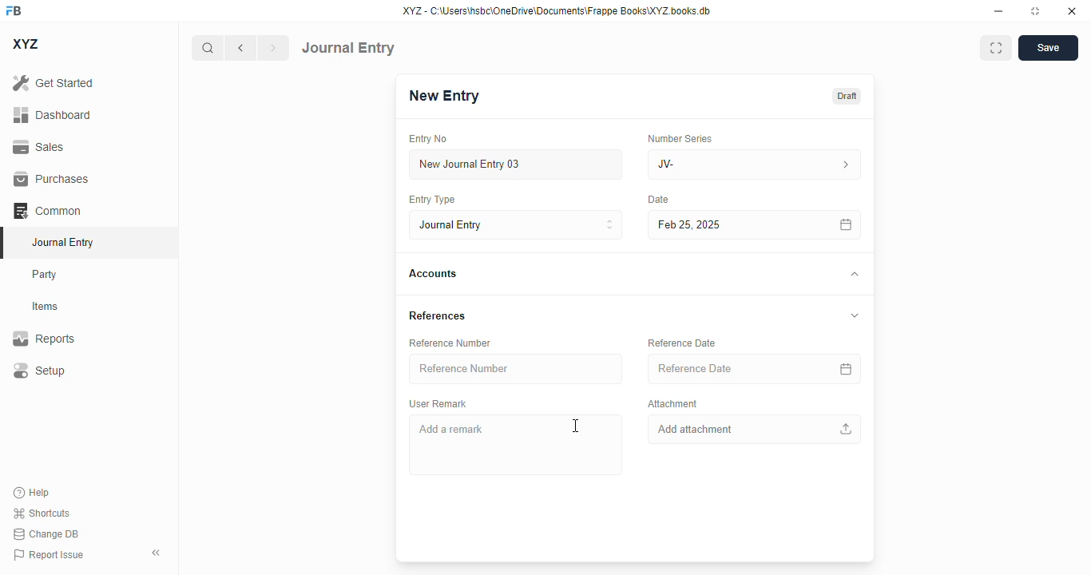 This screenshot has width=1091, height=575. I want to click on journal entry, so click(61, 242).